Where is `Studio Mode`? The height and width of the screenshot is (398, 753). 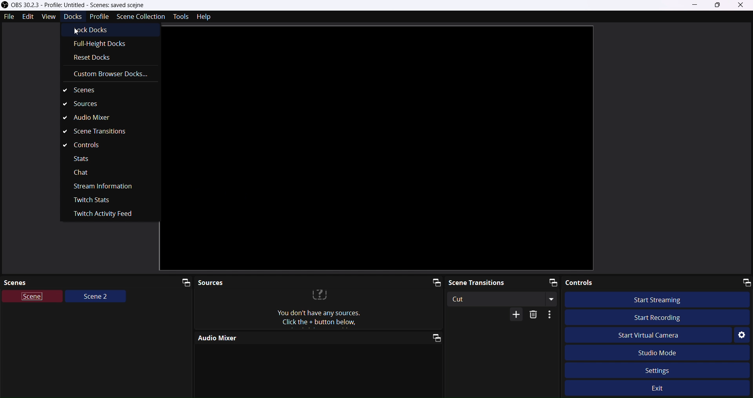 Studio Mode is located at coordinates (669, 352).